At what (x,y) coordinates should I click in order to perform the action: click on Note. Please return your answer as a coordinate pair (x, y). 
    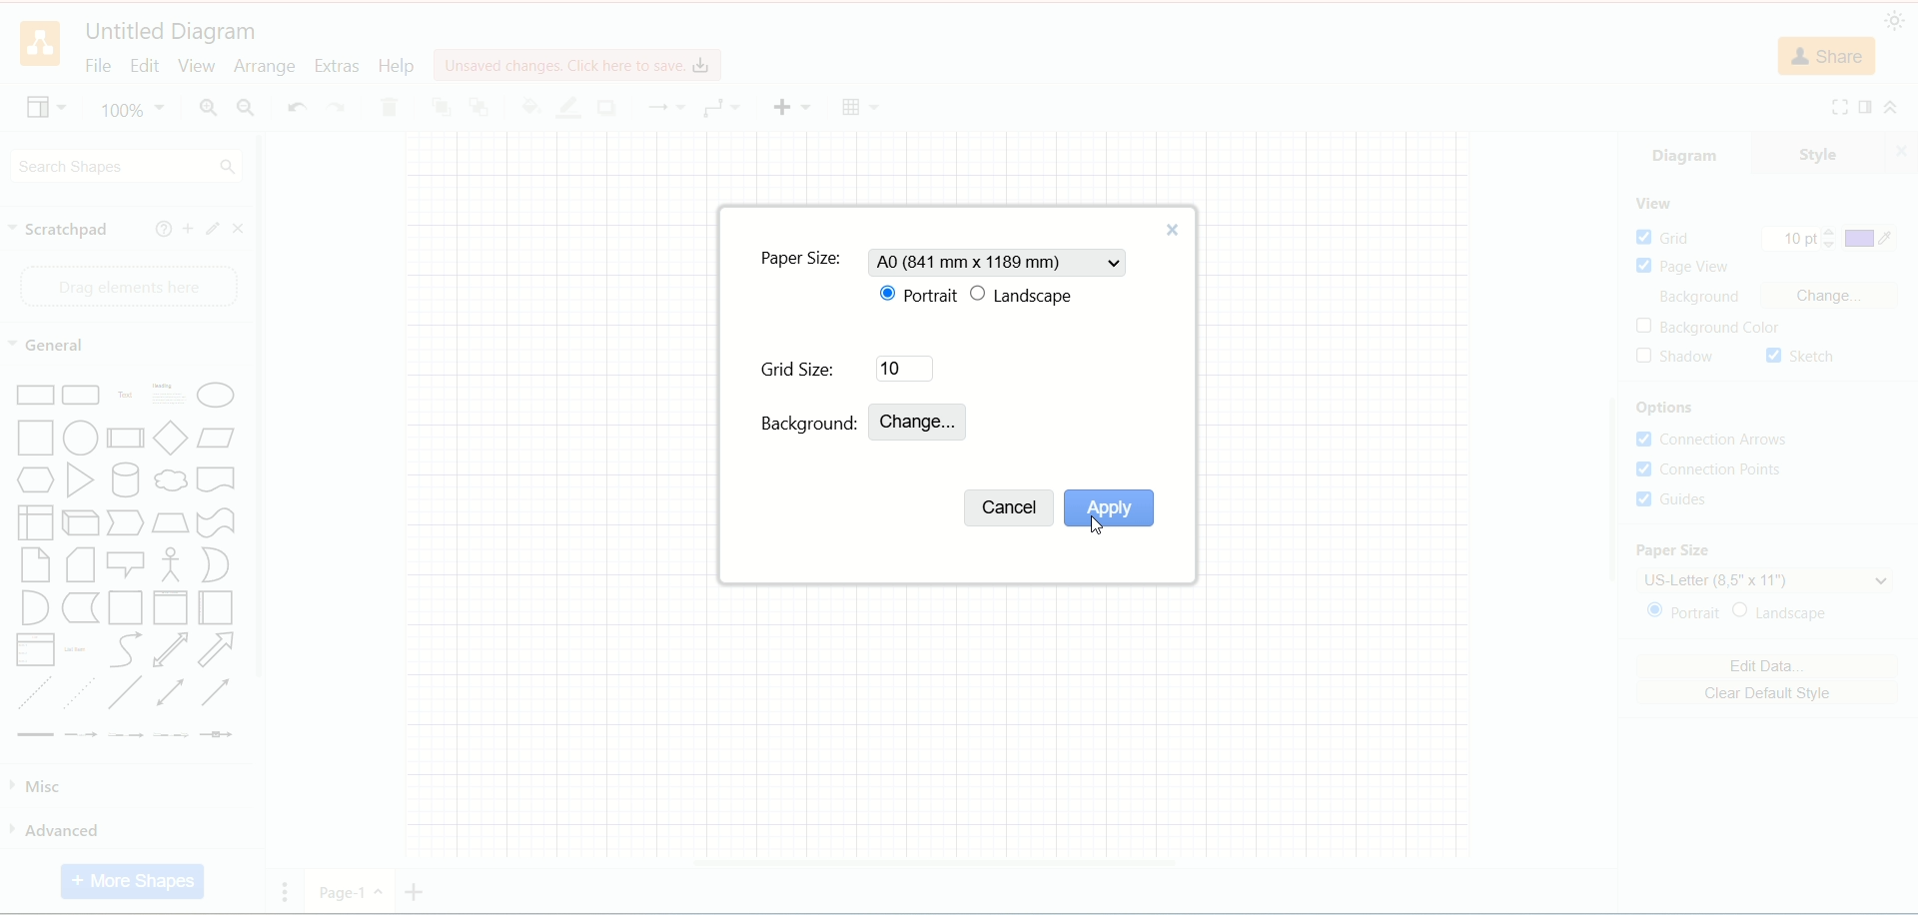
    Looking at the image, I should click on (35, 566).